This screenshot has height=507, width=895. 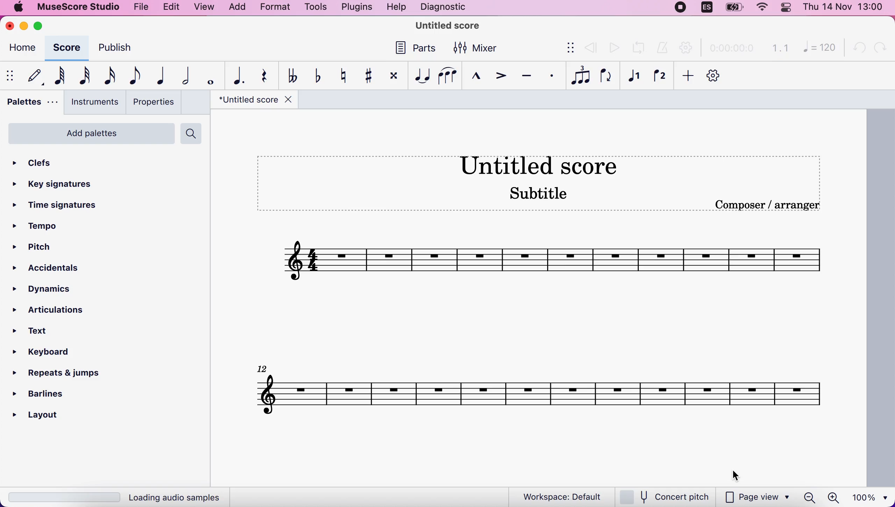 What do you see at coordinates (172, 8) in the screenshot?
I see `edit` at bounding box center [172, 8].